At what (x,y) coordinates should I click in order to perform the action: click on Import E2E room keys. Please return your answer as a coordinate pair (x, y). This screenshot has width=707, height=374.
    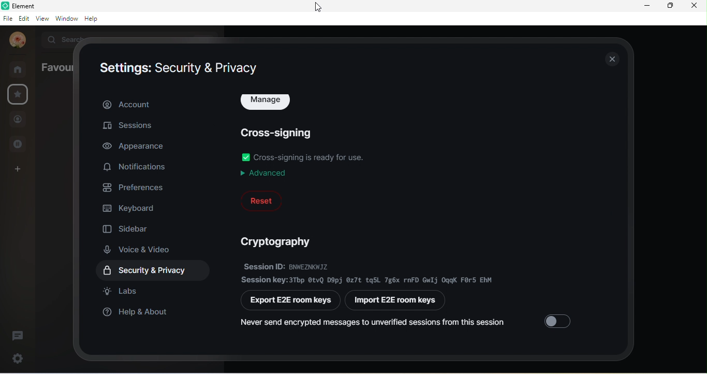
    Looking at the image, I should click on (396, 300).